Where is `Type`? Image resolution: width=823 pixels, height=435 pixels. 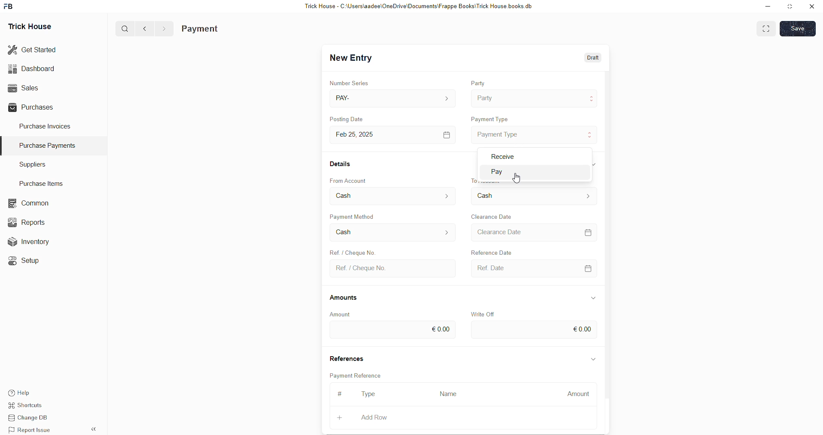 Type is located at coordinates (372, 395).